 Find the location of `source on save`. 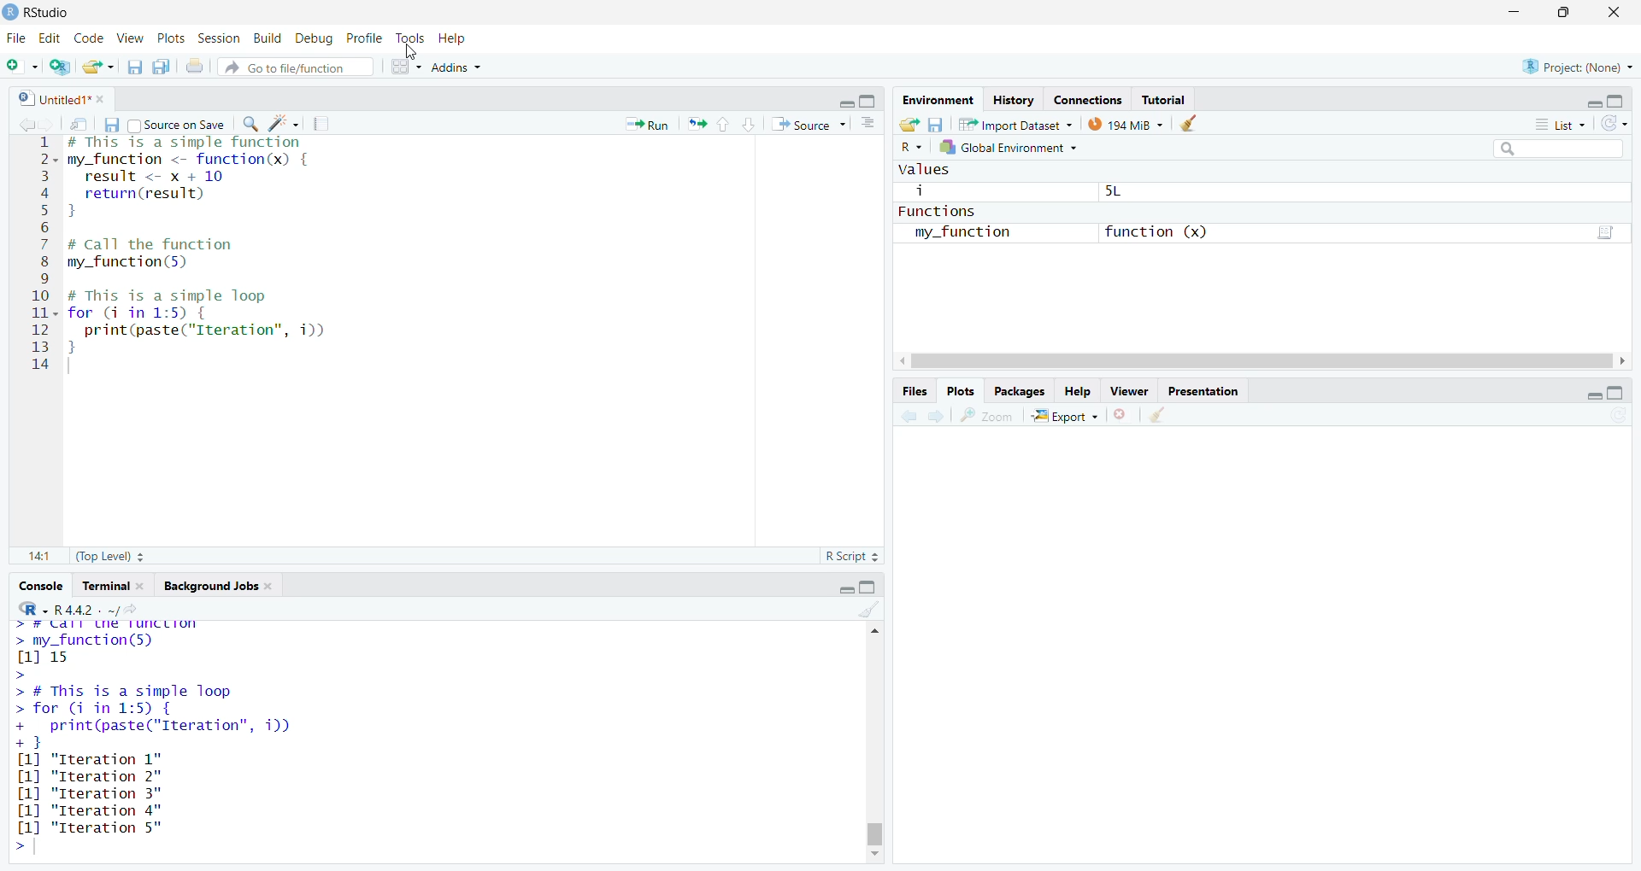

source on save is located at coordinates (177, 123).